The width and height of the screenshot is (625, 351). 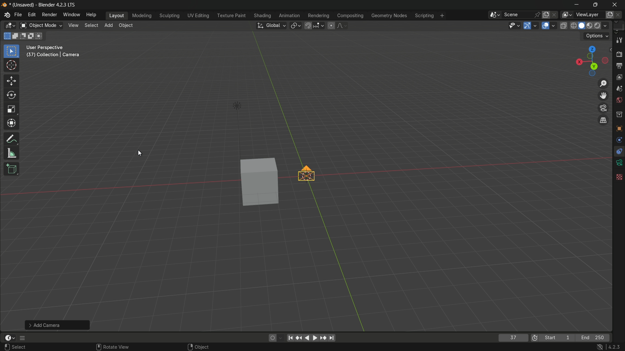 What do you see at coordinates (349, 16) in the screenshot?
I see `compositing menu` at bounding box center [349, 16].